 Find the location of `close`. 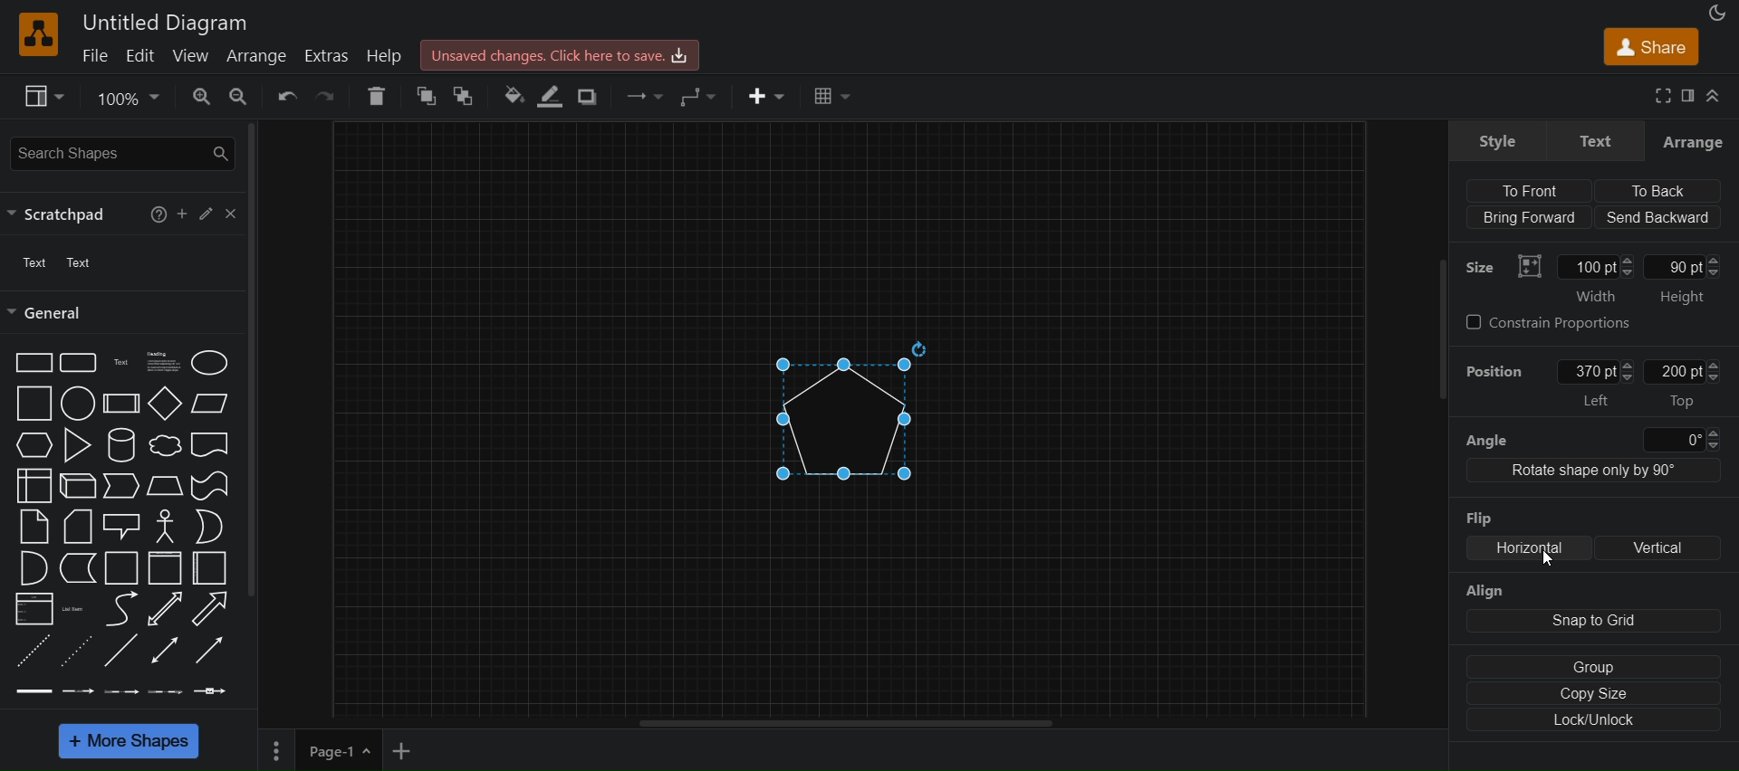

close is located at coordinates (230, 214).